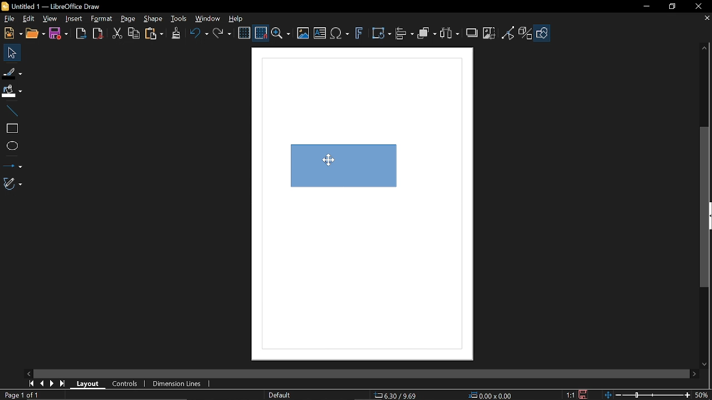 This screenshot has width=712, height=400. I want to click on Copy, so click(133, 35).